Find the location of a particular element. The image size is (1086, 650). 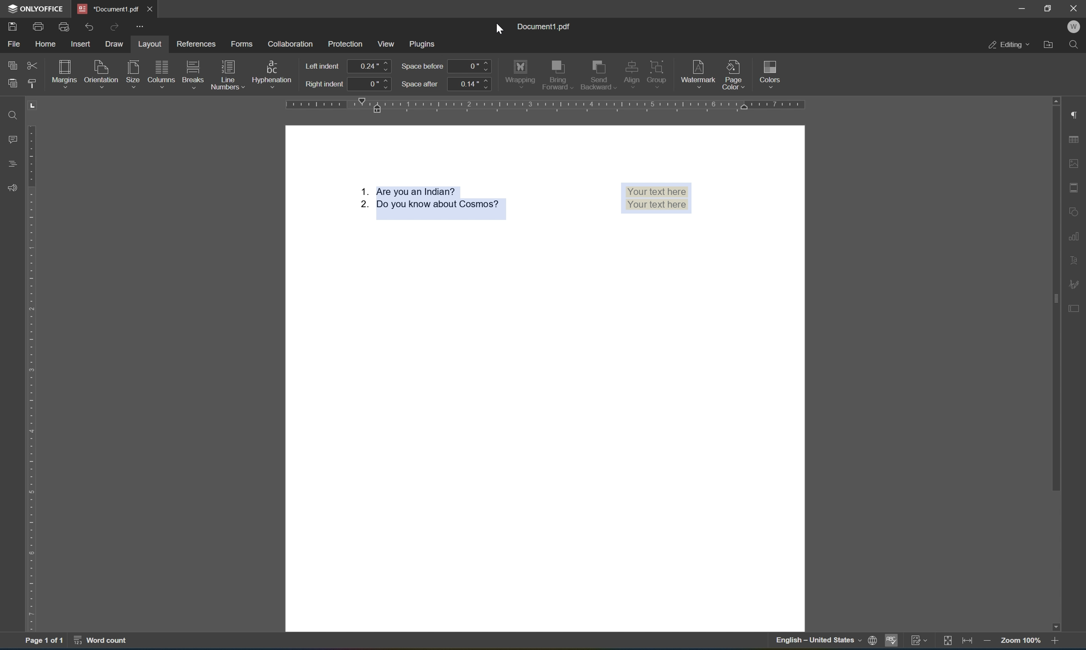

redo is located at coordinates (114, 26).